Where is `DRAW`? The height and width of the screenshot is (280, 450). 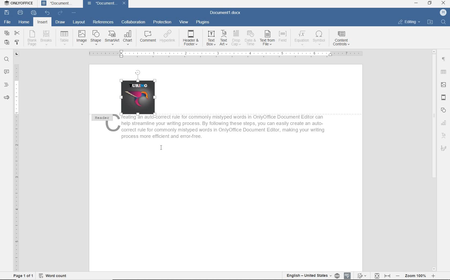
DRAW is located at coordinates (60, 22).